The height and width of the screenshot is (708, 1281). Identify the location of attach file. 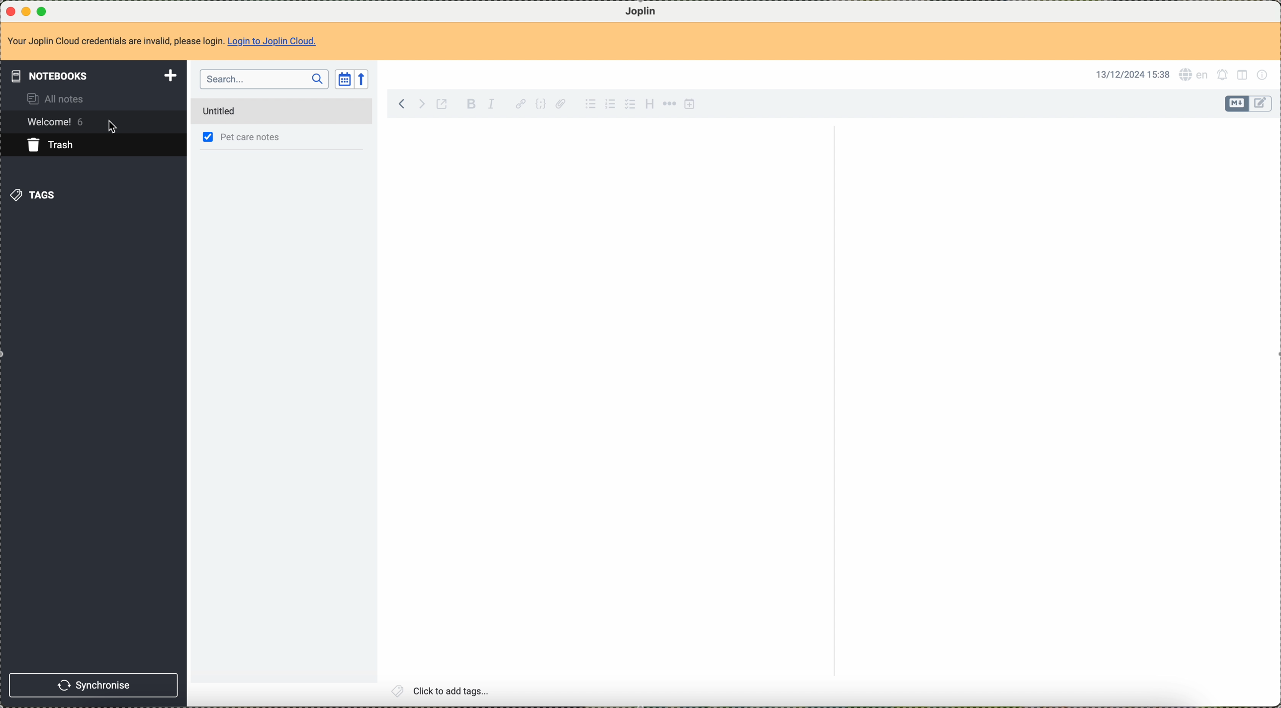
(563, 104).